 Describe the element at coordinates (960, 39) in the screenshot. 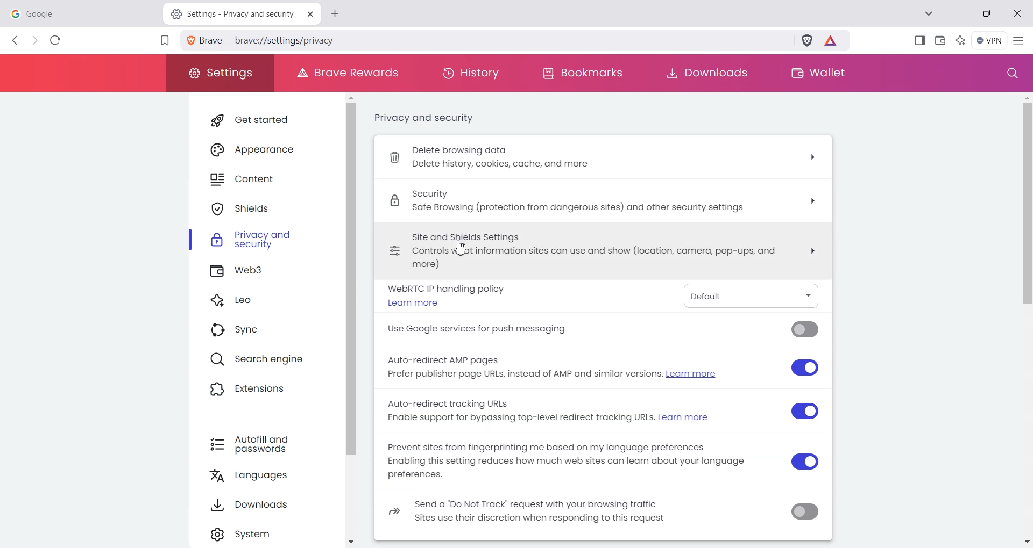

I see `Leo Ai` at that location.